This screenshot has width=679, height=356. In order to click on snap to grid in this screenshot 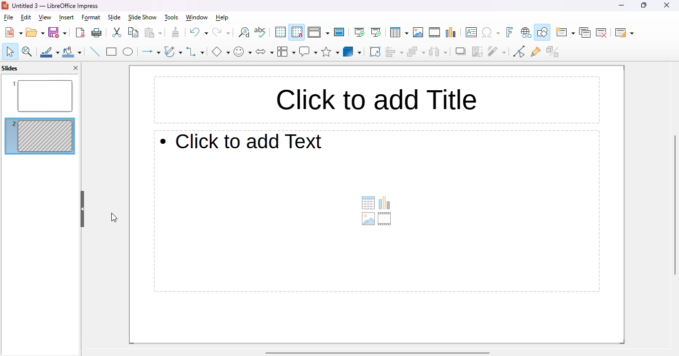, I will do `click(297, 32)`.